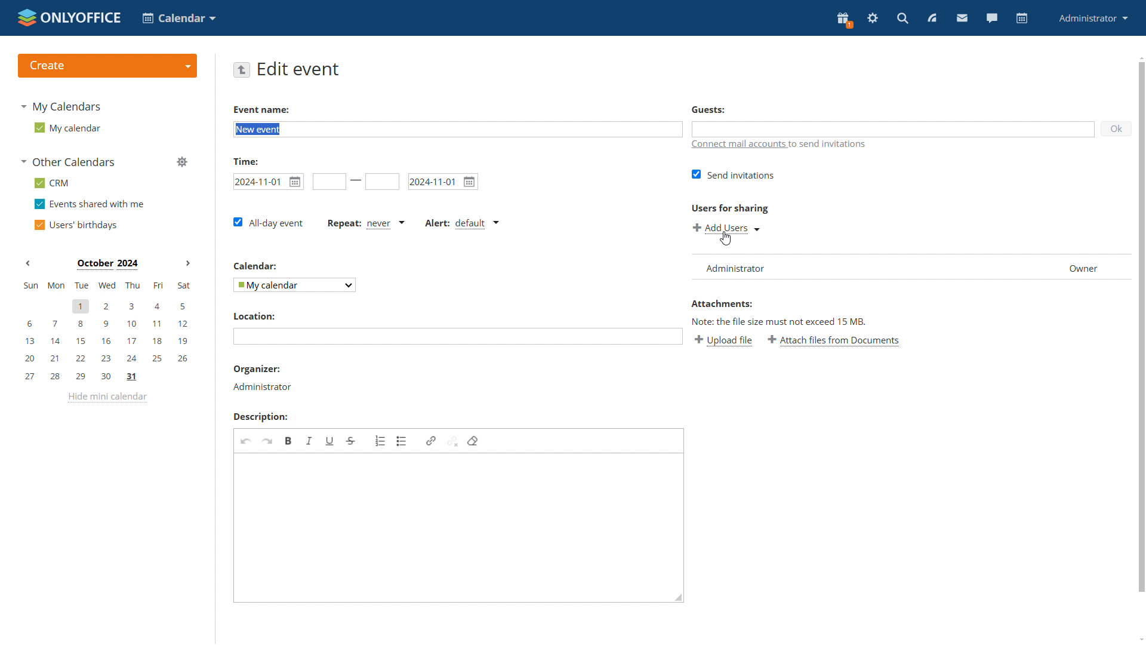 This screenshot has width=1146, height=645. I want to click on go back, so click(242, 70).